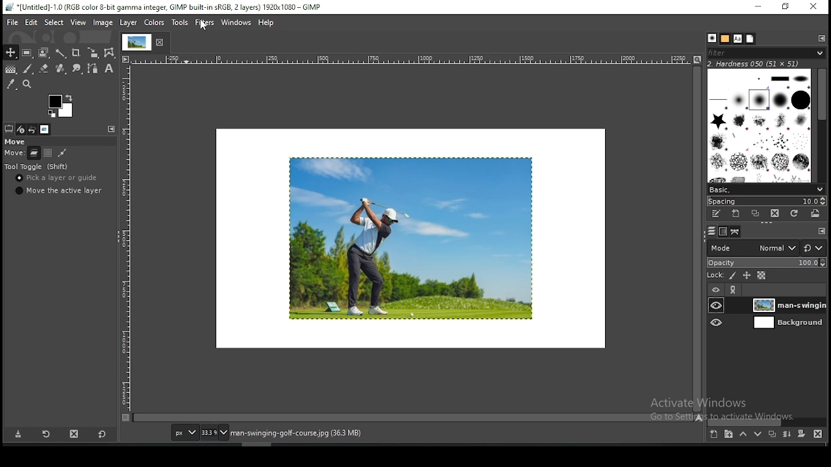  I want to click on tools, so click(179, 23).